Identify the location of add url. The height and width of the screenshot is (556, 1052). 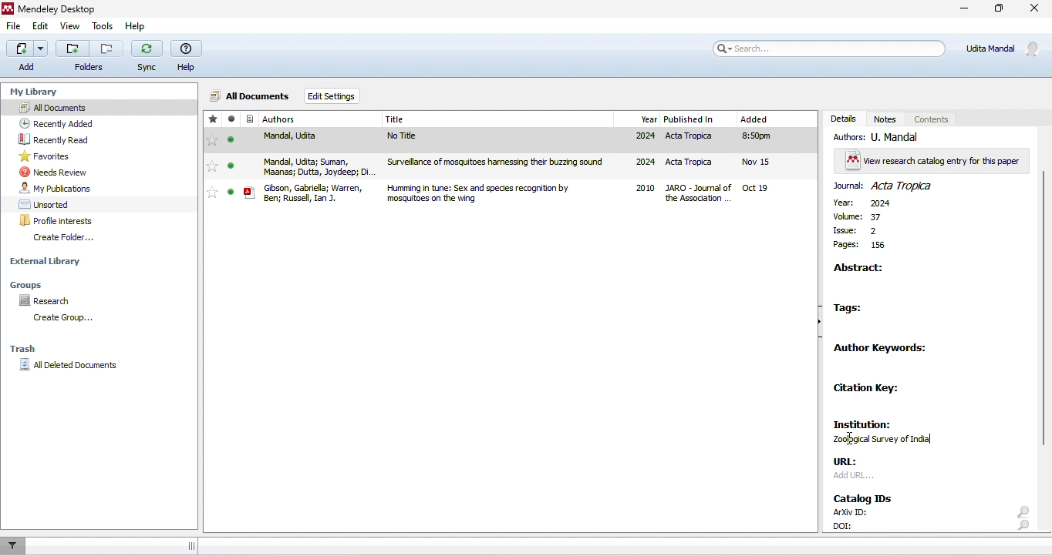
(856, 479).